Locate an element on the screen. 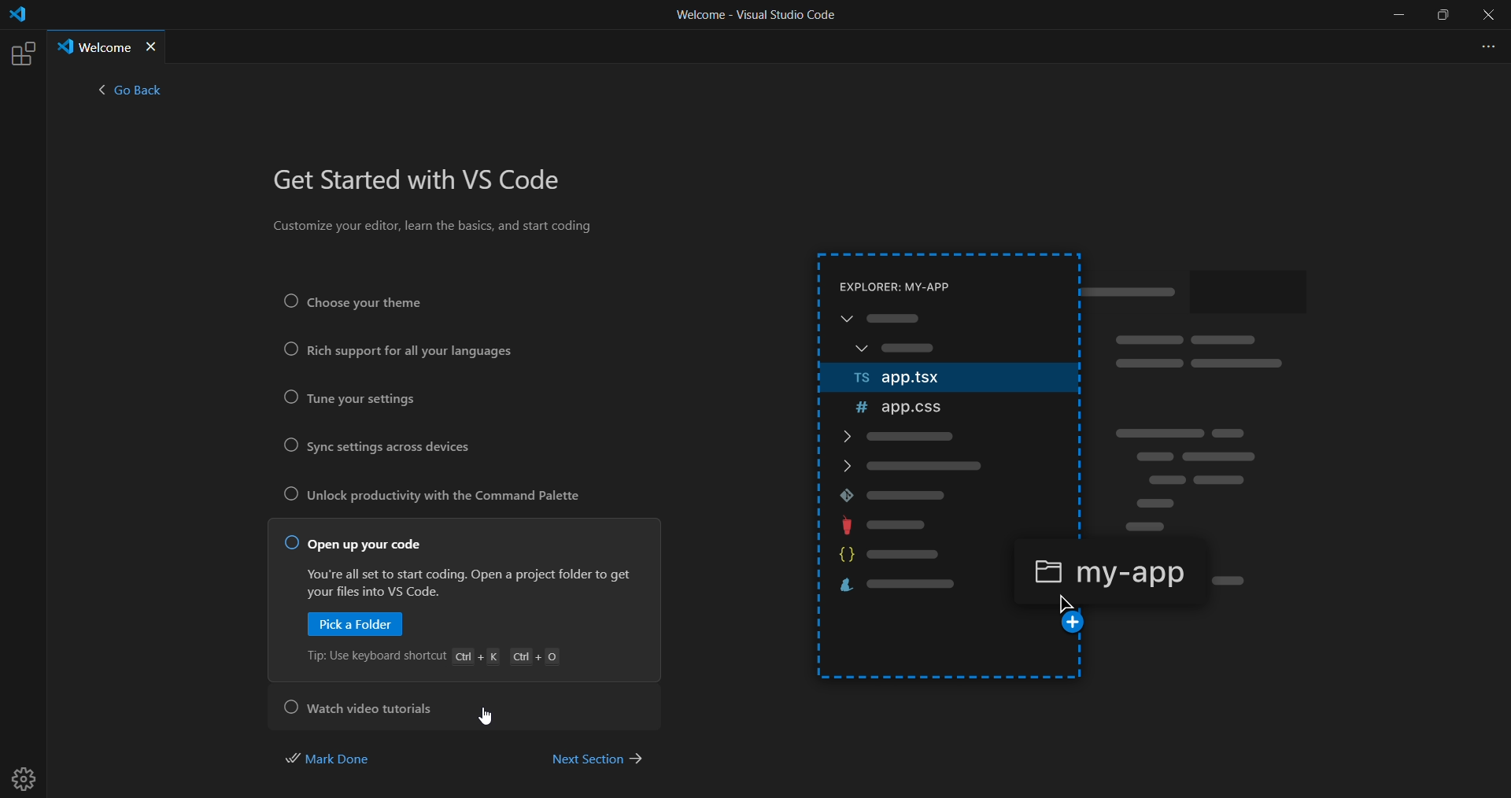 This screenshot has width=1511, height=798. menu sample is located at coordinates (948, 336).